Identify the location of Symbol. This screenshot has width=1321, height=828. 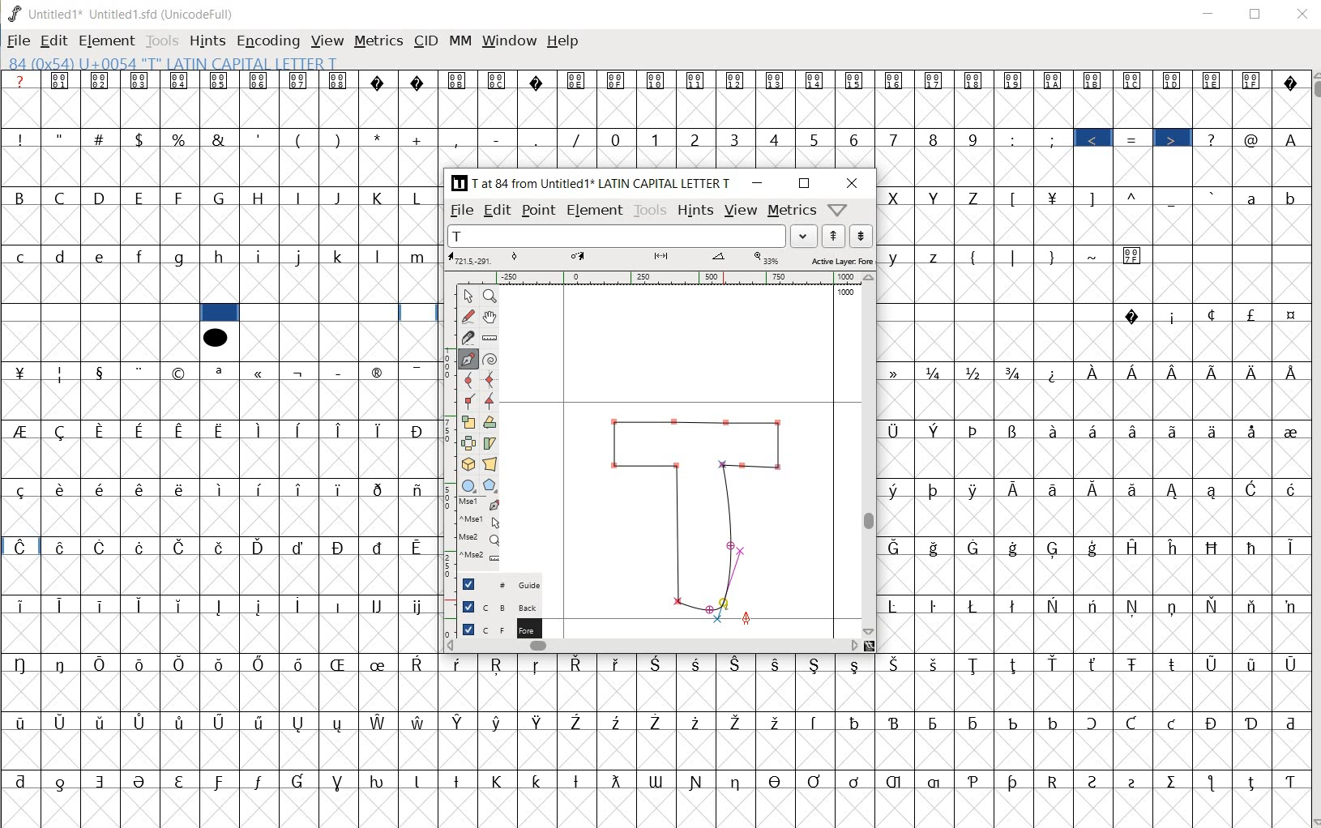
(1253, 781).